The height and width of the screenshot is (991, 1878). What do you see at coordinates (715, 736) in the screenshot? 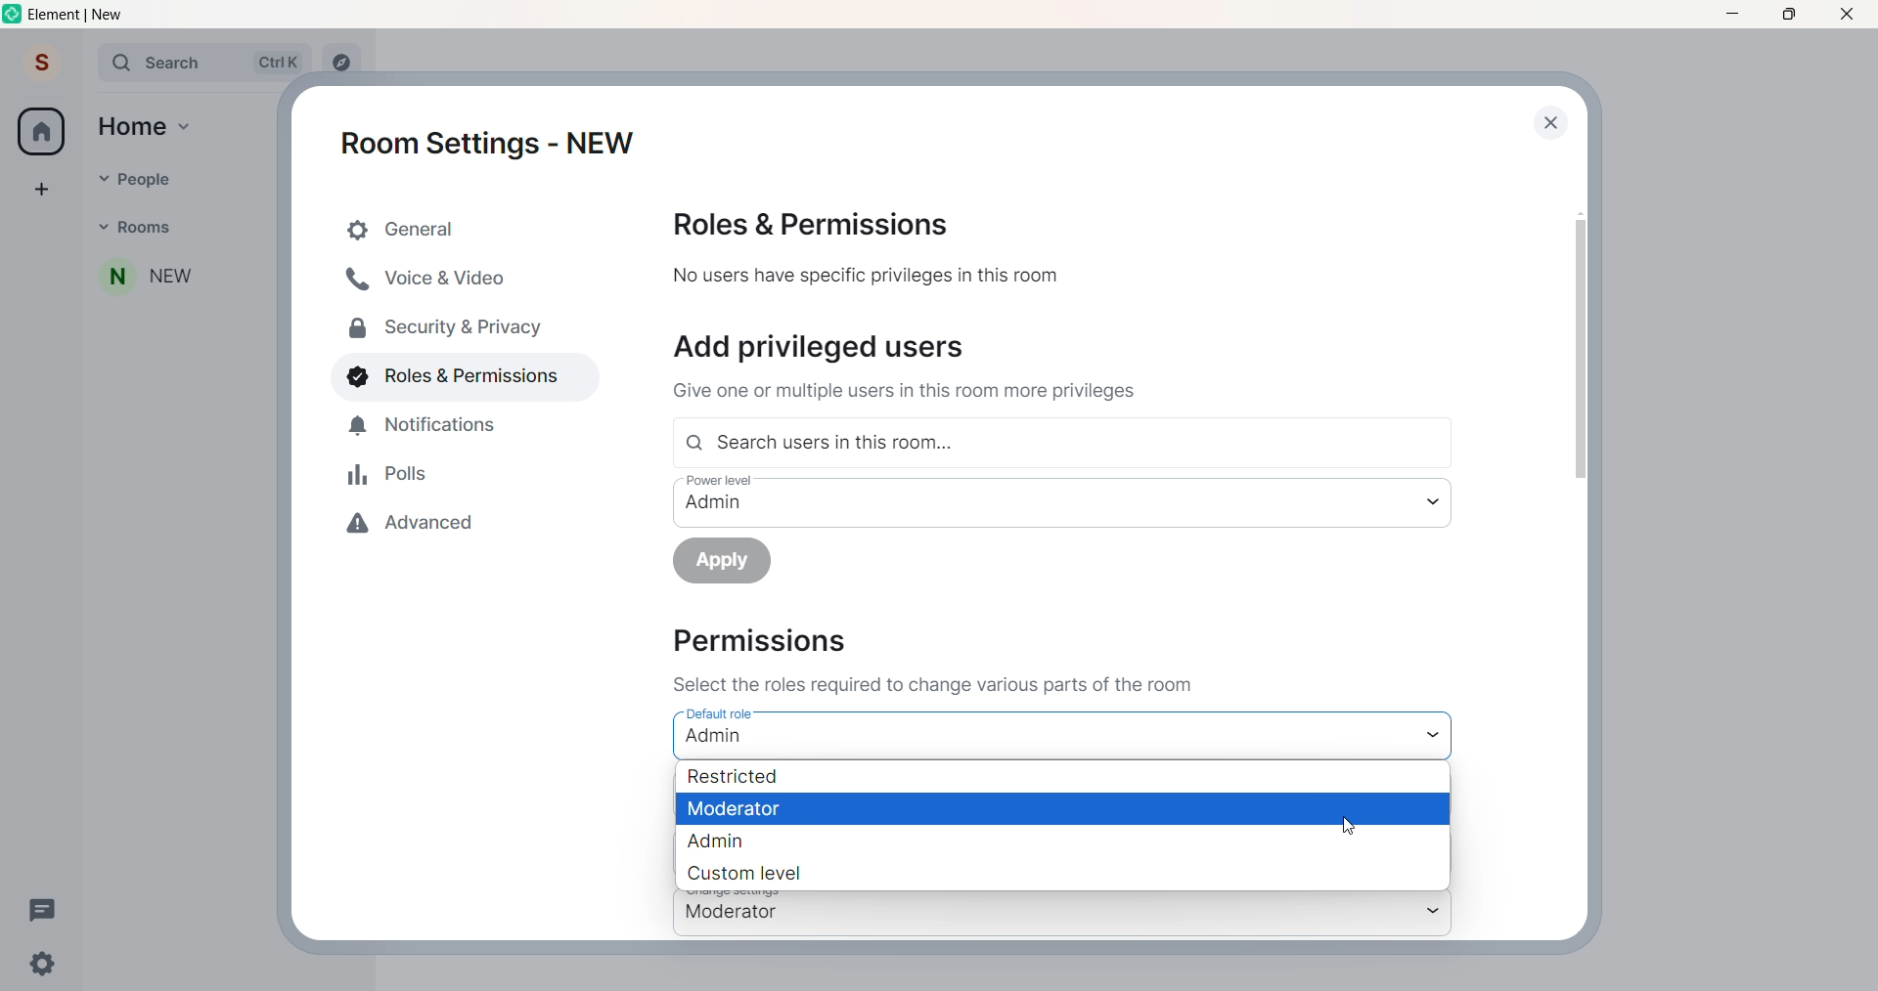
I see `admin` at bounding box center [715, 736].